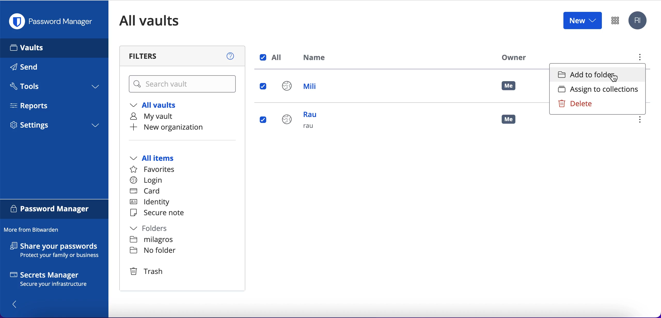 Image resolution: width=661 pixels, height=318 pixels. What do you see at coordinates (54, 48) in the screenshot?
I see `vaults` at bounding box center [54, 48].